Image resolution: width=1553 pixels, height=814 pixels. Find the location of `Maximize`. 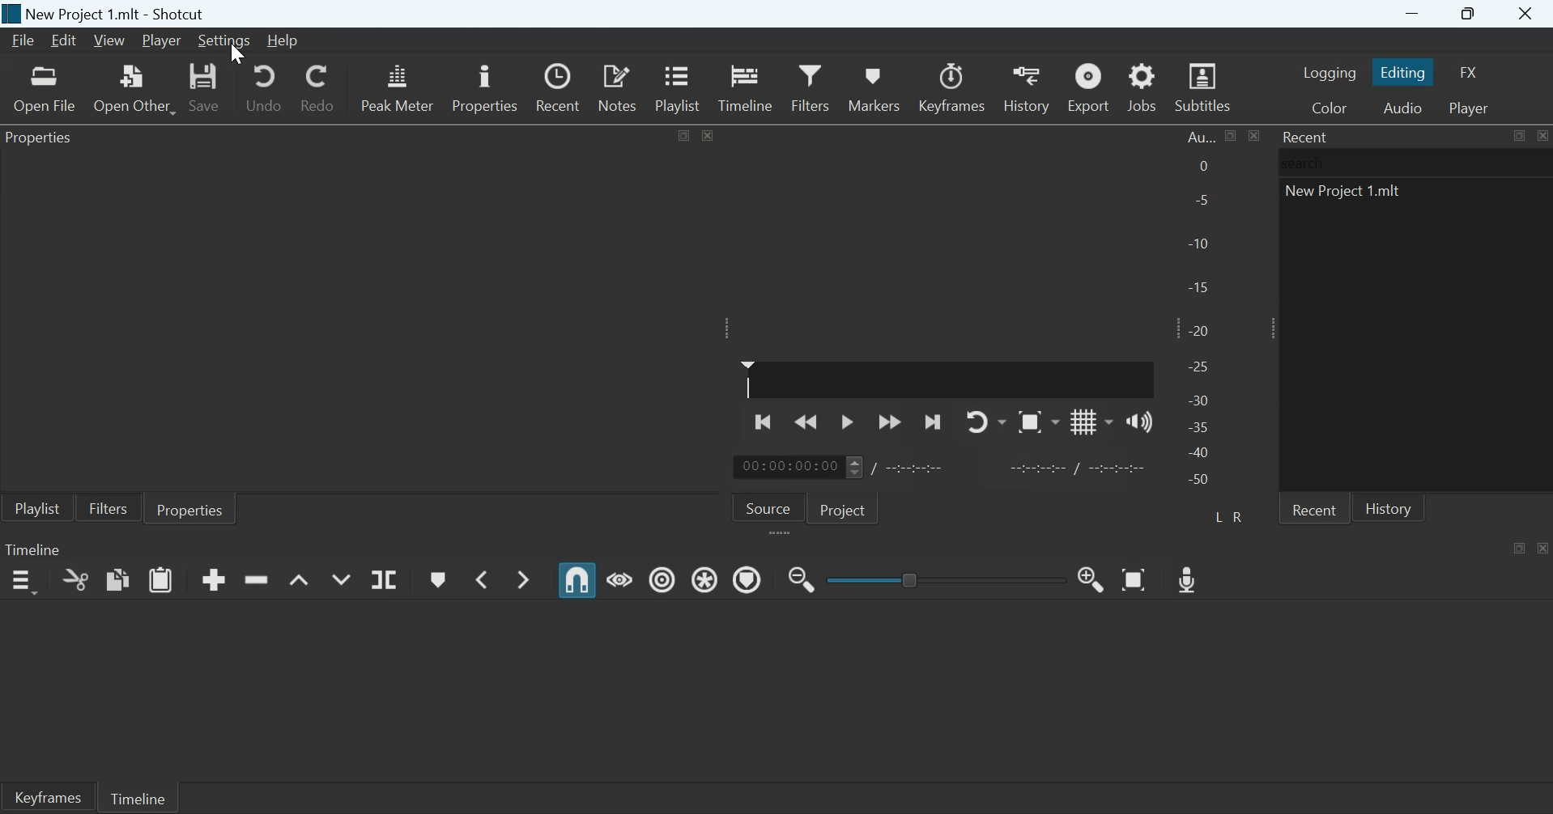

Maximize is located at coordinates (1470, 15).